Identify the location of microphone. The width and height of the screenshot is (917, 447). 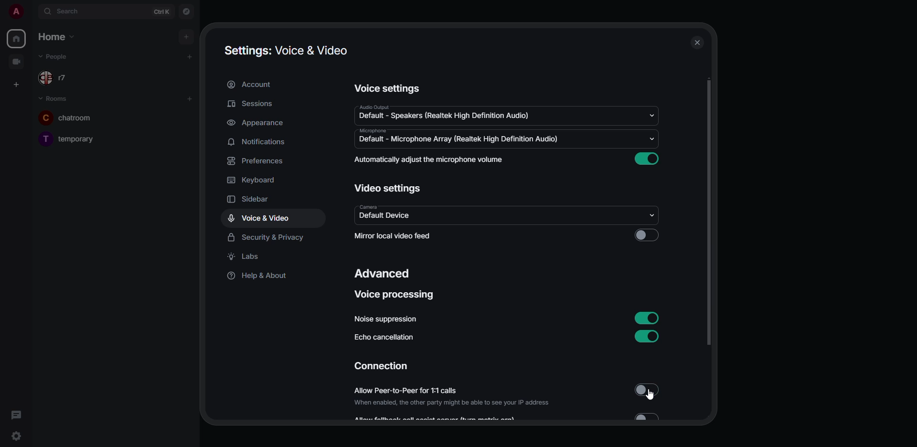
(373, 130).